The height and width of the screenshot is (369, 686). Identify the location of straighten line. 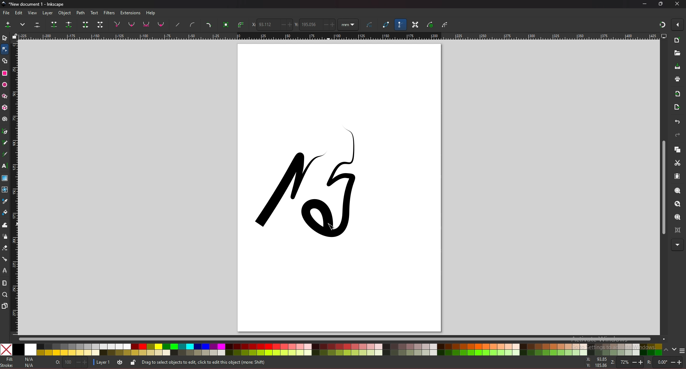
(177, 25).